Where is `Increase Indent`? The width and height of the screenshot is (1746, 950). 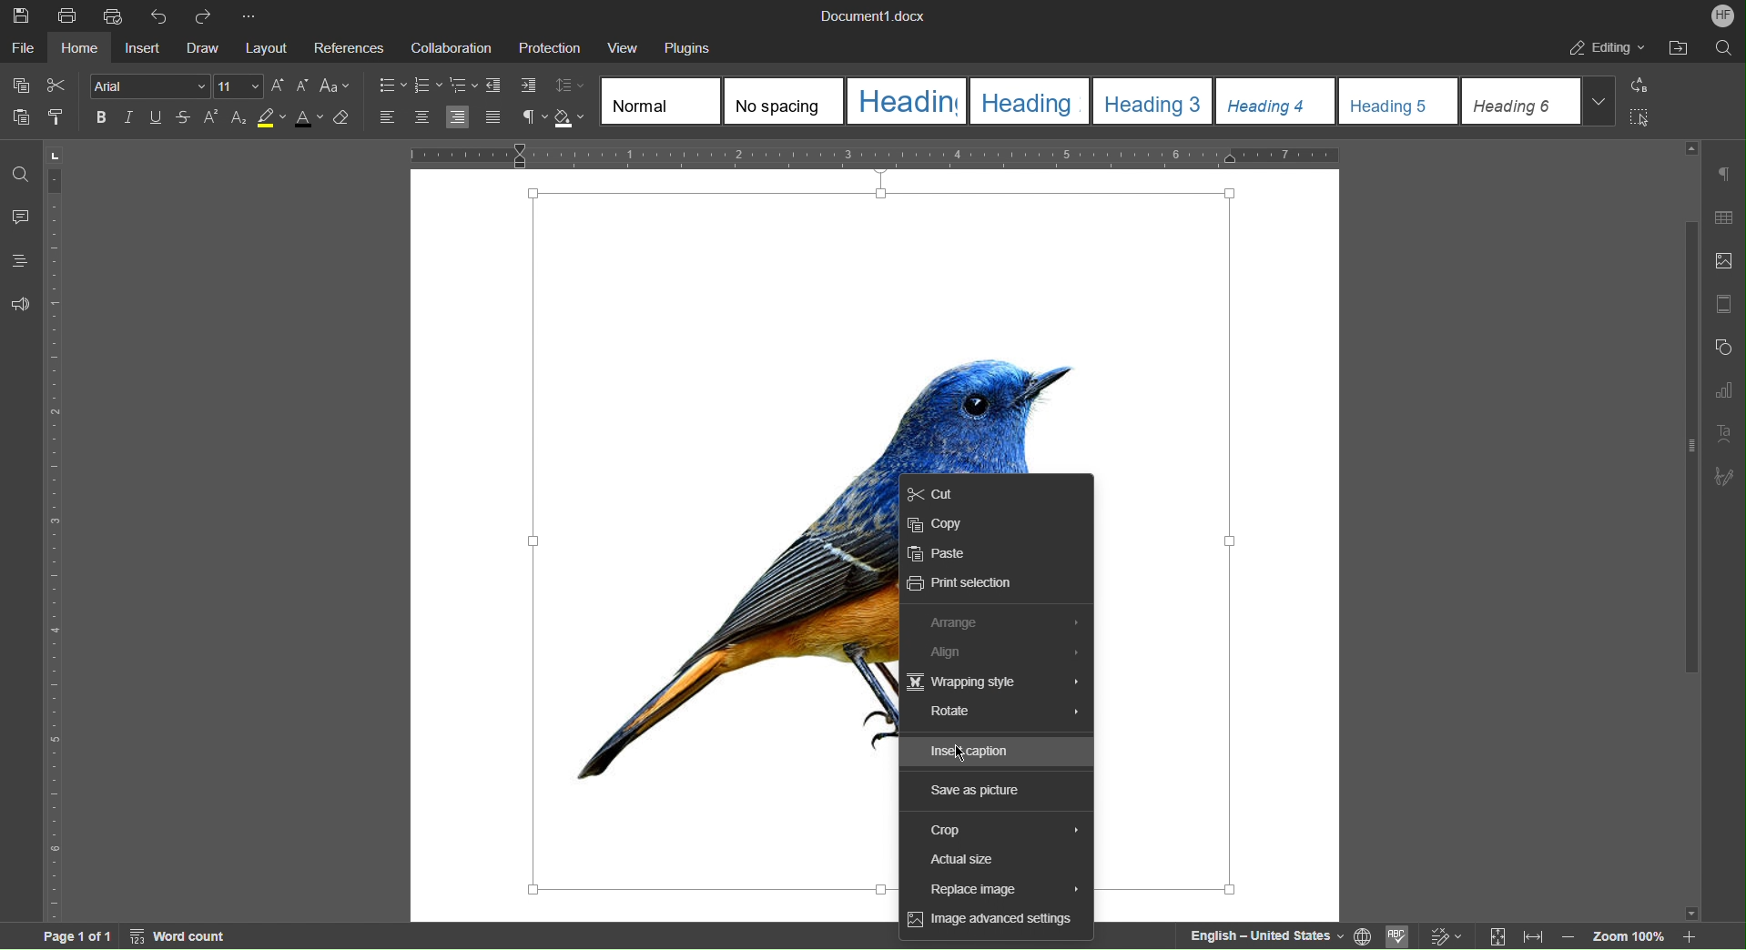 Increase Indent is located at coordinates (528, 87).